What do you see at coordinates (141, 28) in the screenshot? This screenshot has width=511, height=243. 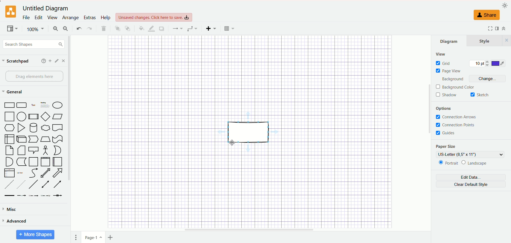 I see `fill color` at bounding box center [141, 28].